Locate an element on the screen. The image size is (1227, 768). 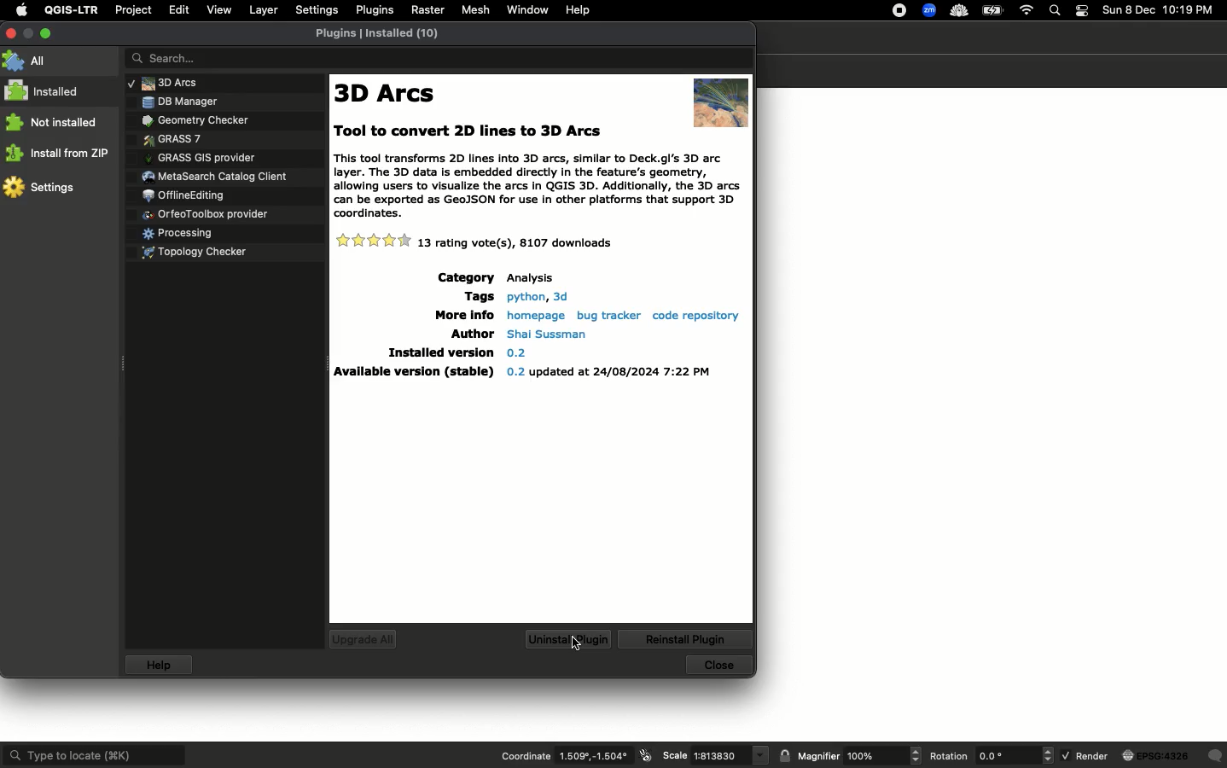
Rotation is located at coordinates (992, 757).